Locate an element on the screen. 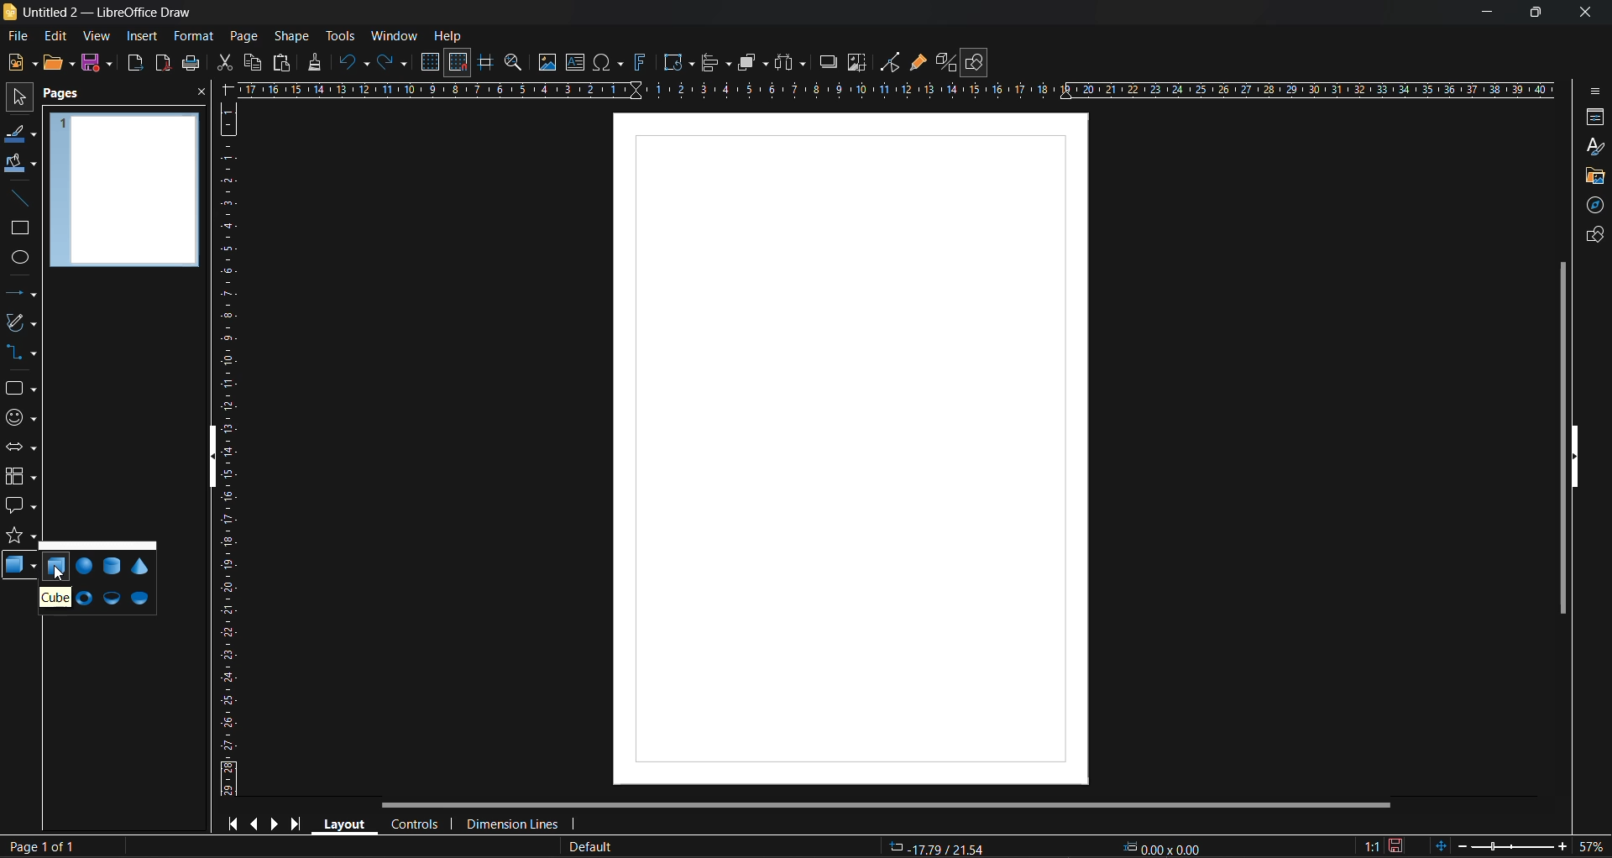 This screenshot has width=1612, height=858. print is located at coordinates (191, 65).